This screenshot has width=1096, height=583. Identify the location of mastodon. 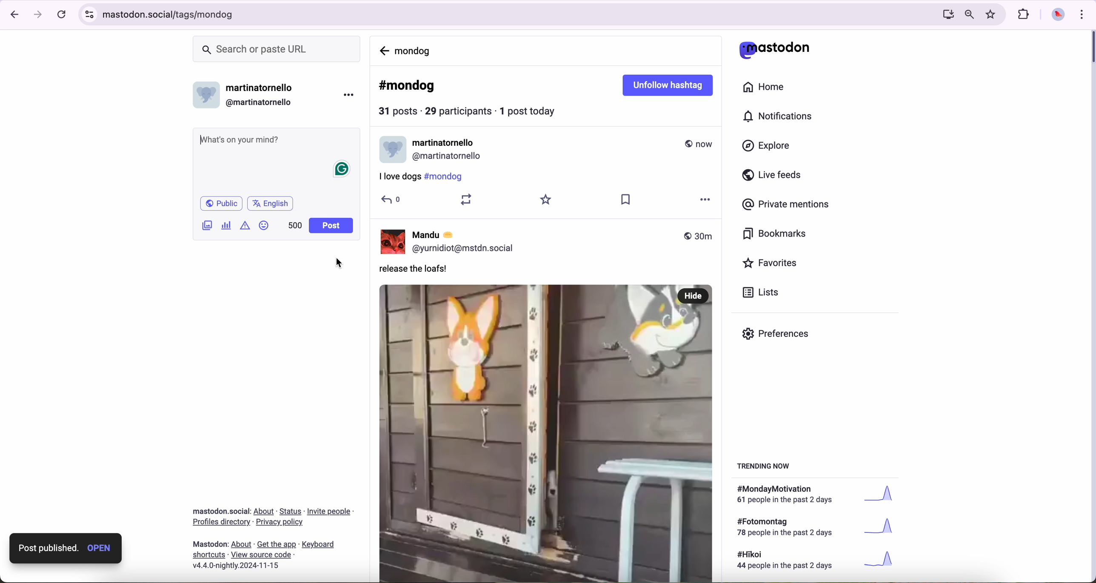
(211, 544).